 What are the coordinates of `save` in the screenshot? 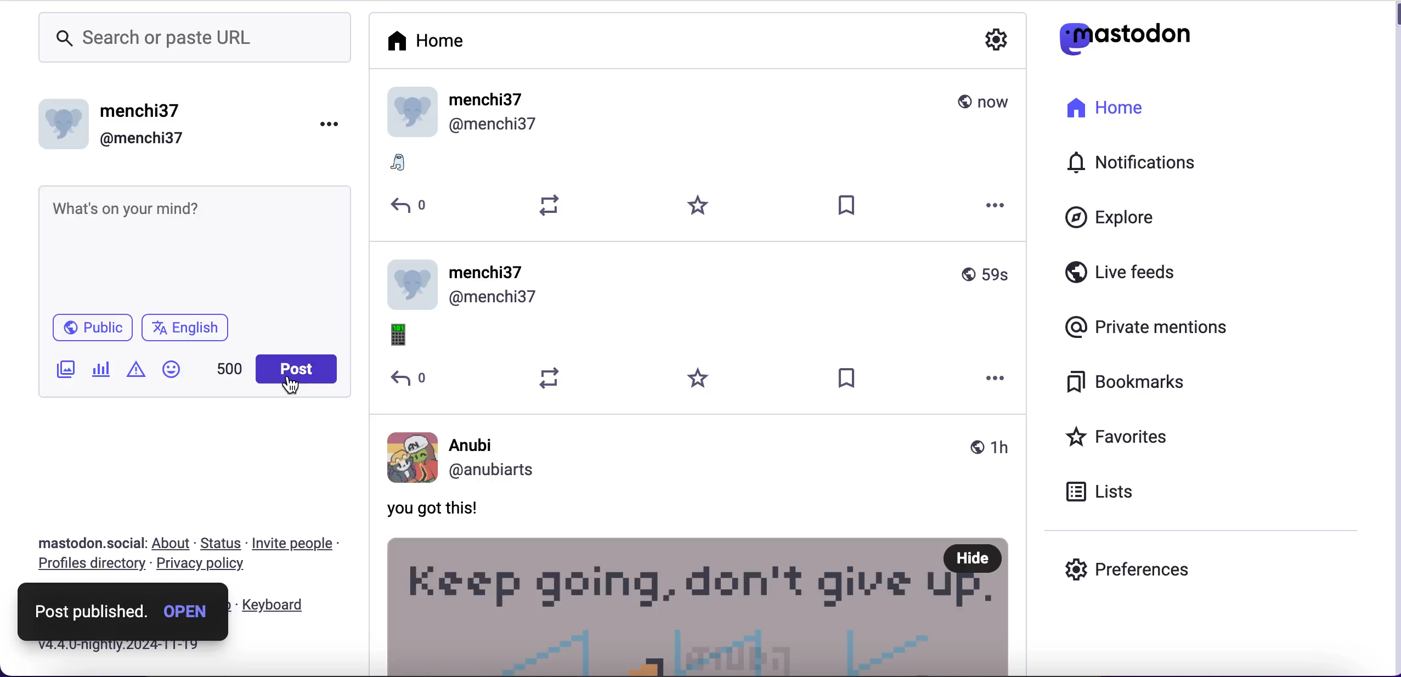 It's located at (848, 206).